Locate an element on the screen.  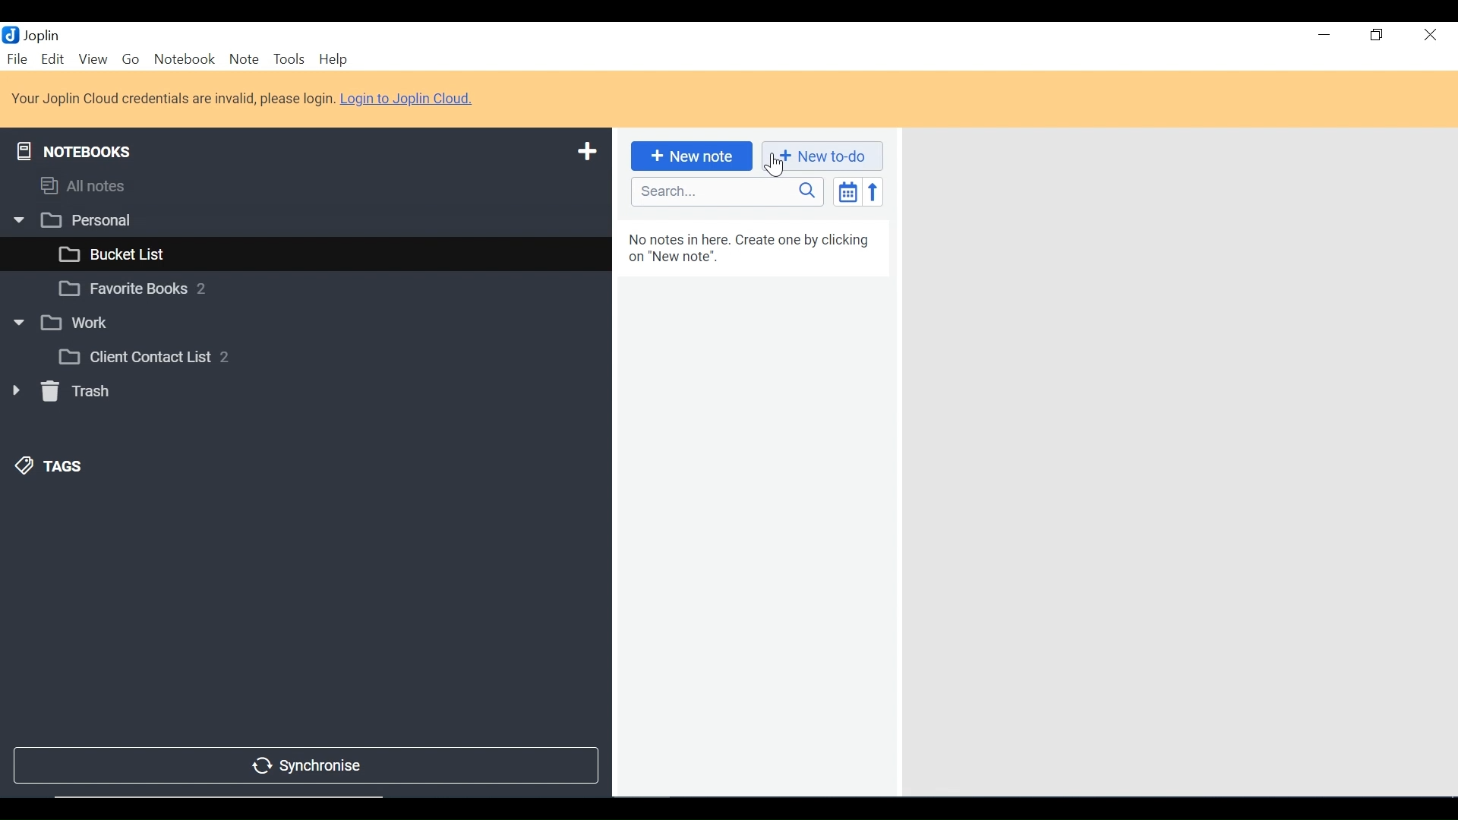
File is located at coordinates (18, 60).